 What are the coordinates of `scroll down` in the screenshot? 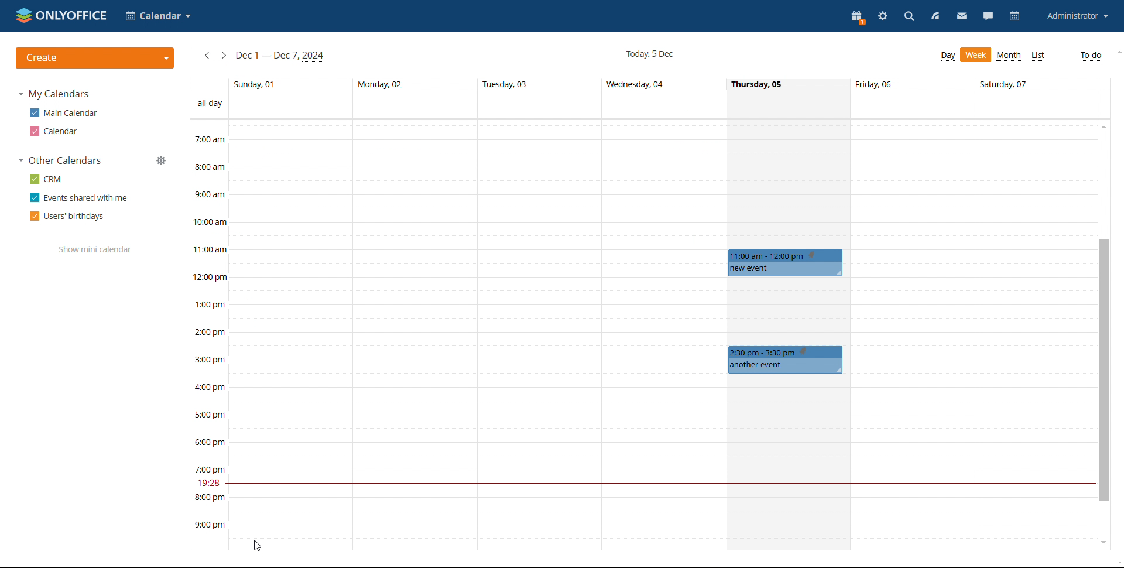 It's located at (1117, 562).